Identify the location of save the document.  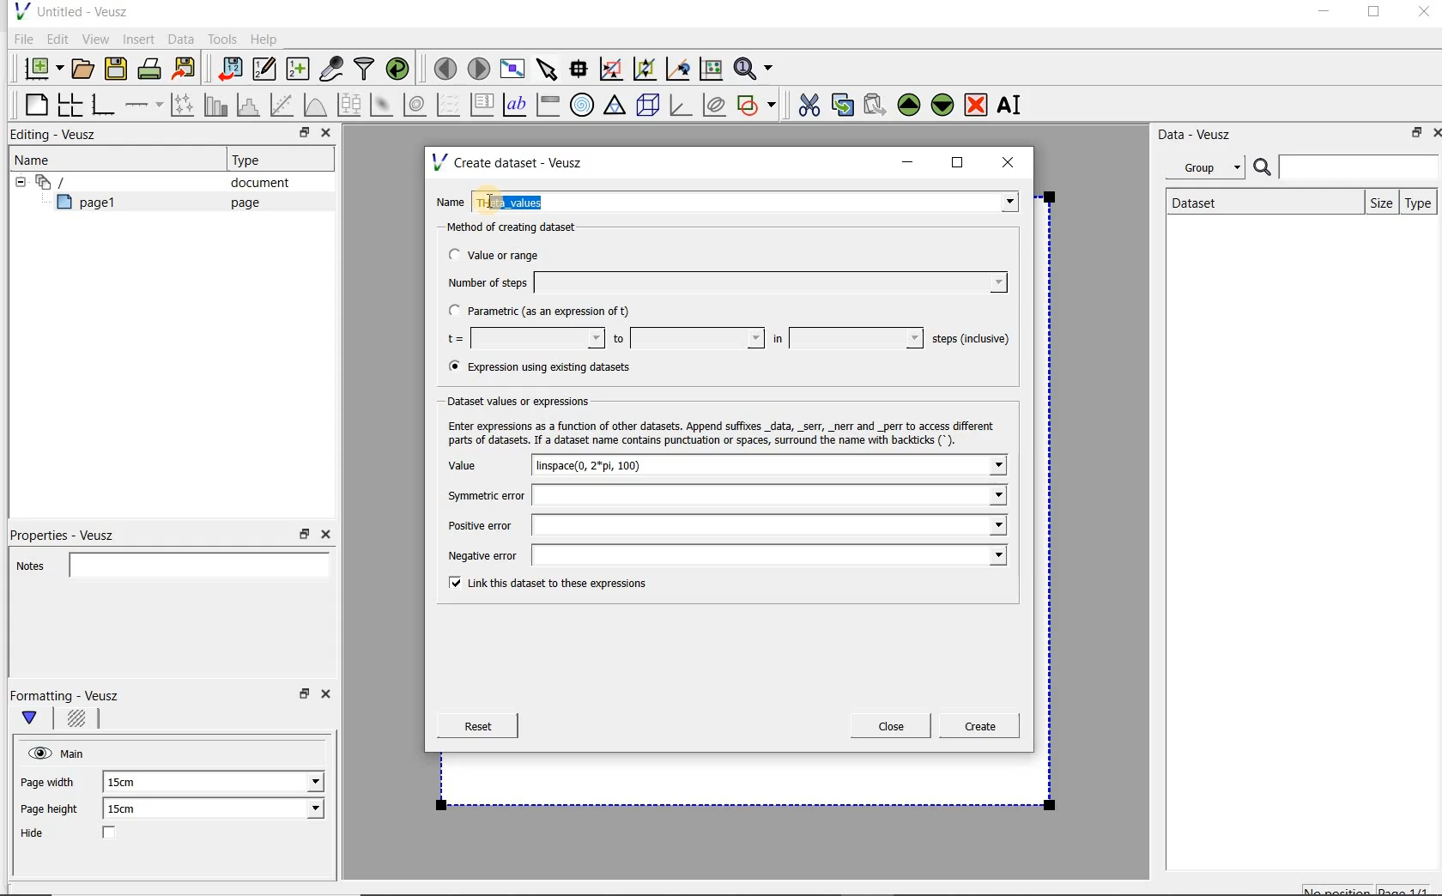
(120, 70).